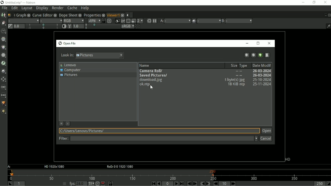 The image size is (331, 186). What do you see at coordinates (55, 15) in the screenshot?
I see `close` at bounding box center [55, 15].